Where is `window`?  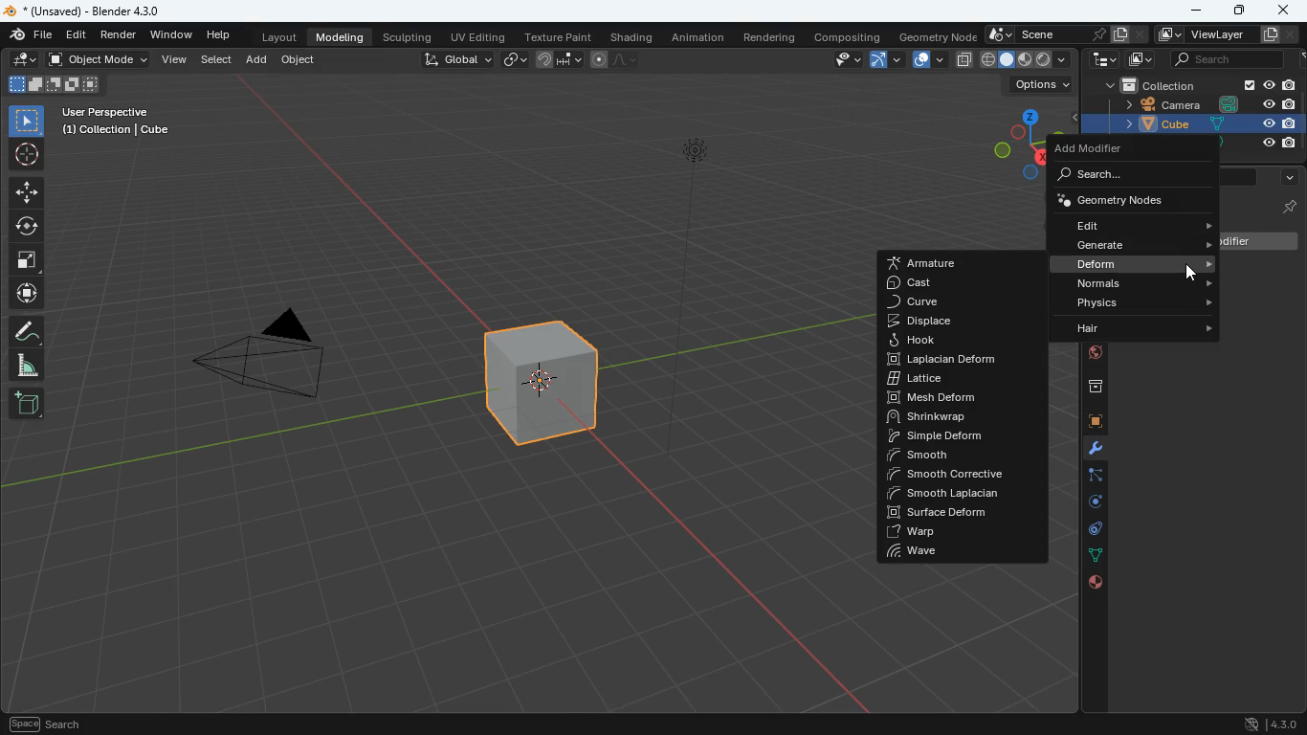
window is located at coordinates (172, 34).